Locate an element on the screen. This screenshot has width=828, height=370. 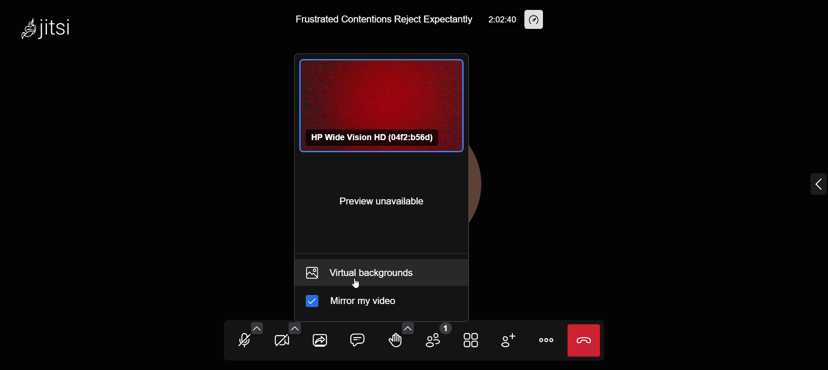
more actions is located at coordinates (543, 339).